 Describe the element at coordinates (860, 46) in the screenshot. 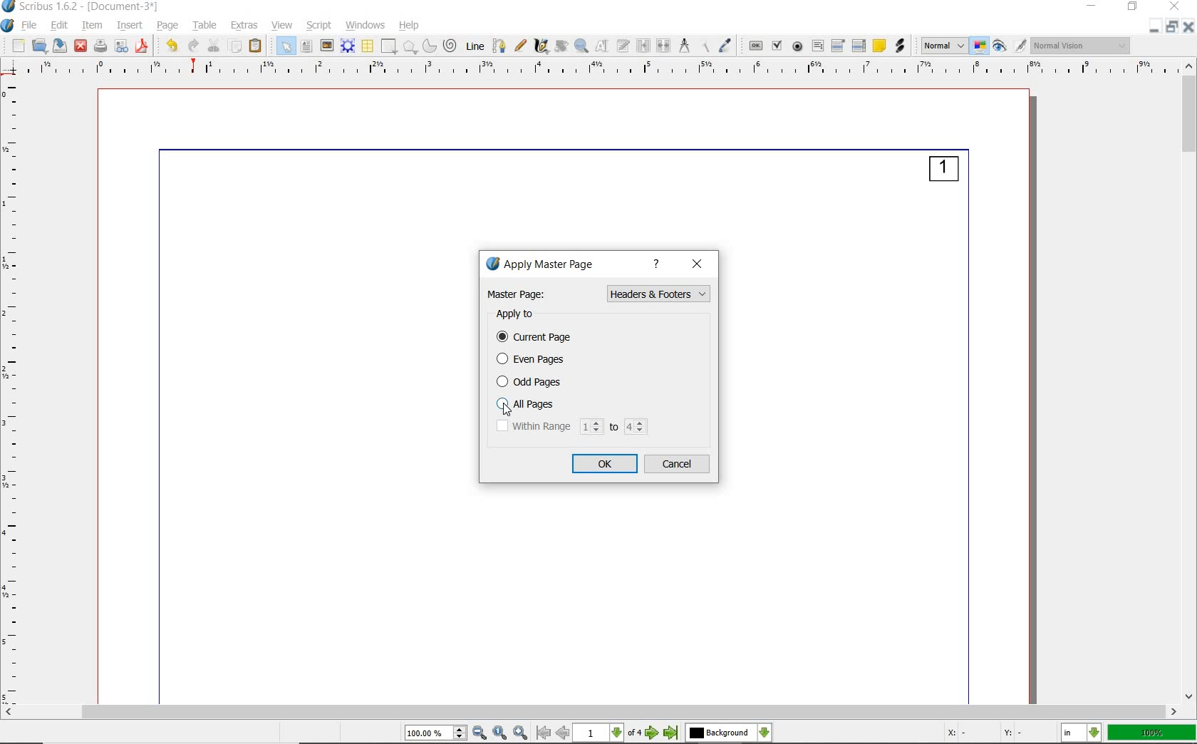

I see `pdf list box` at that location.